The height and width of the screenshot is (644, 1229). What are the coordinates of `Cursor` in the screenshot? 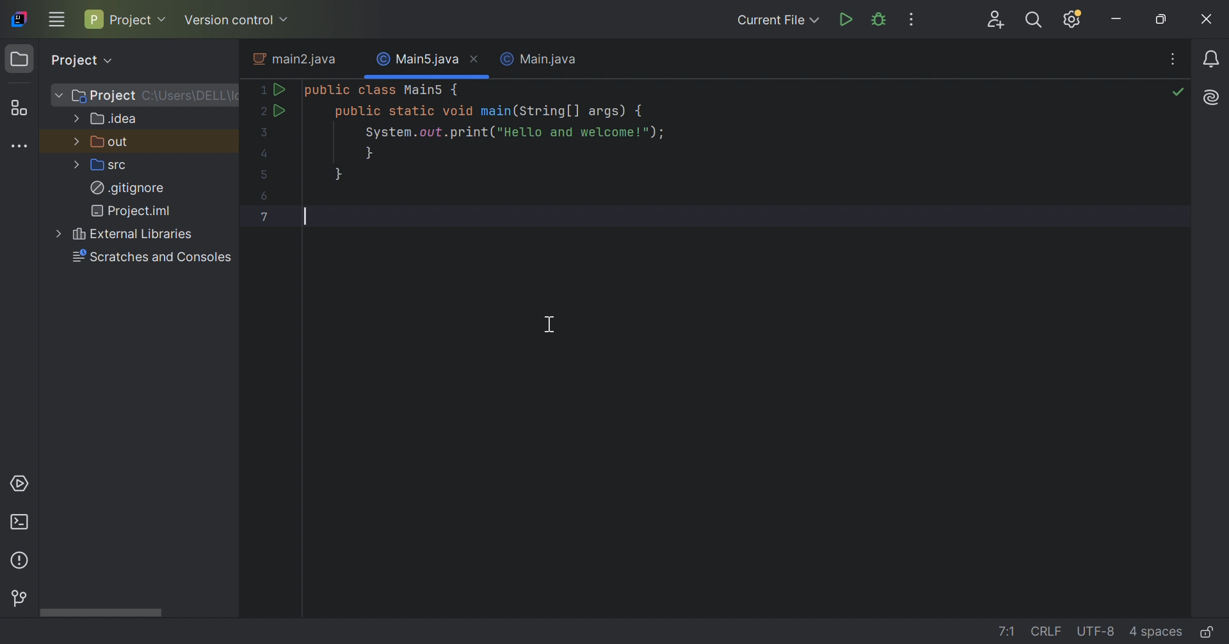 It's located at (551, 325).